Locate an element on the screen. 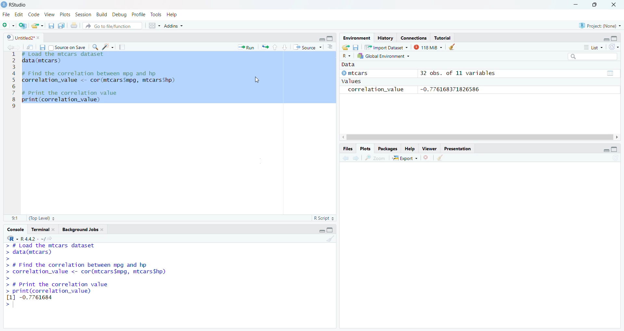 The height and width of the screenshot is (331, 624). Close is located at coordinates (427, 157).